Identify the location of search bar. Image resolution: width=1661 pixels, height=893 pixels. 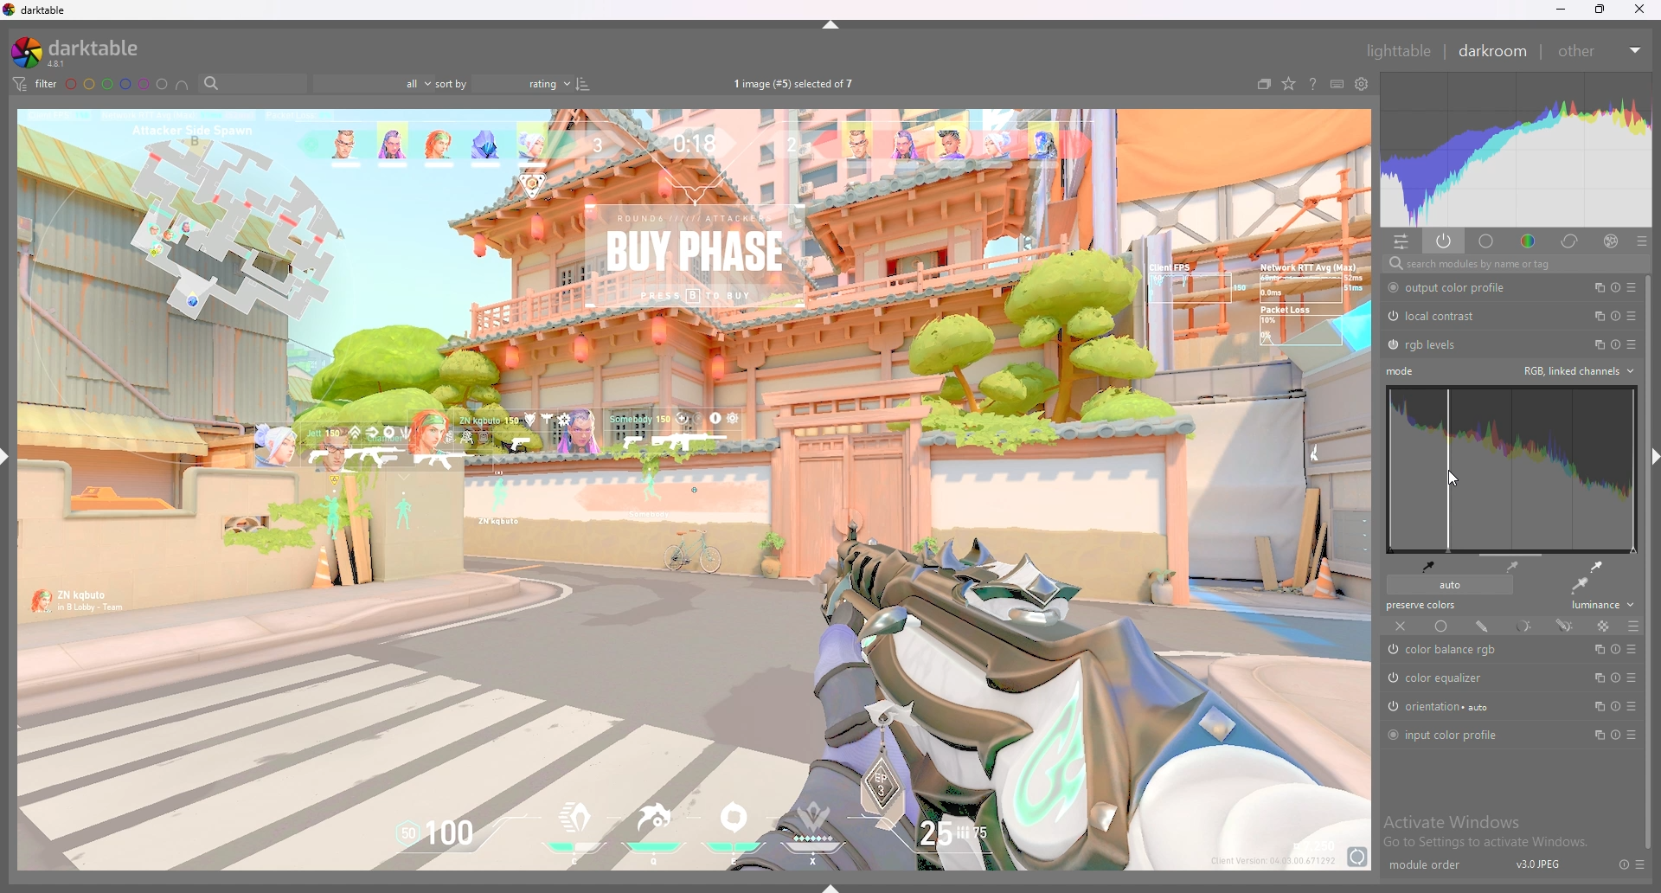
(247, 84).